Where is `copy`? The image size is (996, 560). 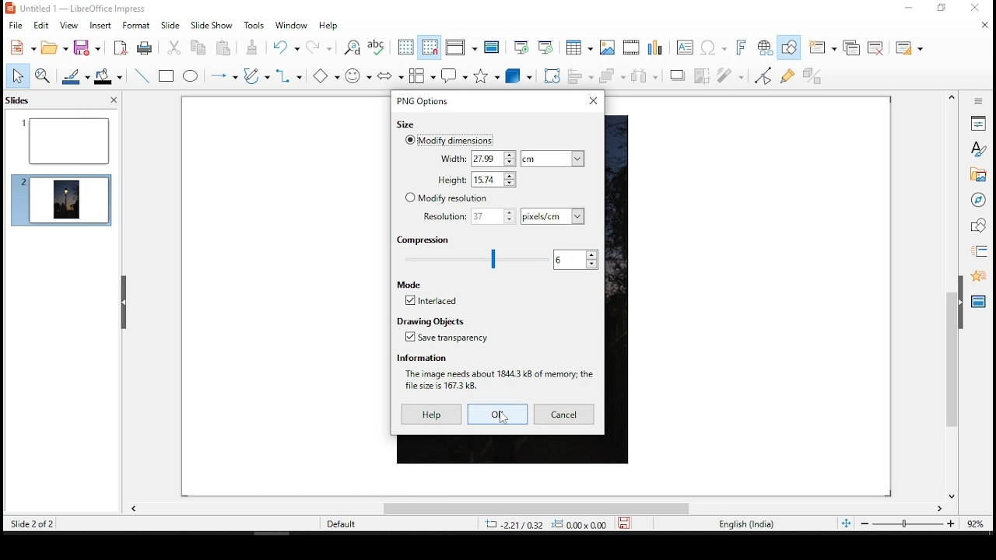 copy is located at coordinates (198, 49).